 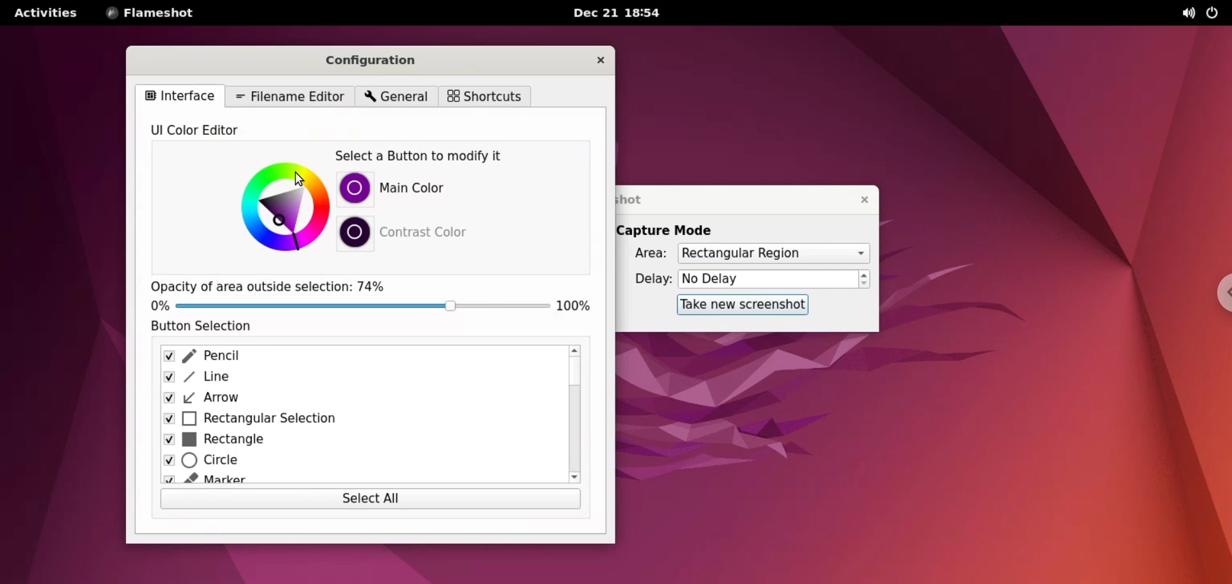 I want to click on Opacity of area outside selection: 74%, so click(x=287, y=284).